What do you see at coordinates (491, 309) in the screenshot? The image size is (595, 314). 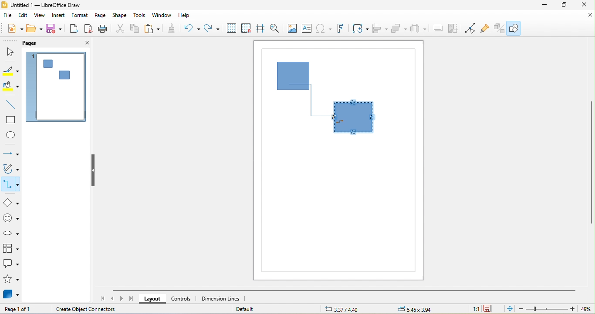 I see `the document has not been modified since the last save` at bounding box center [491, 309].